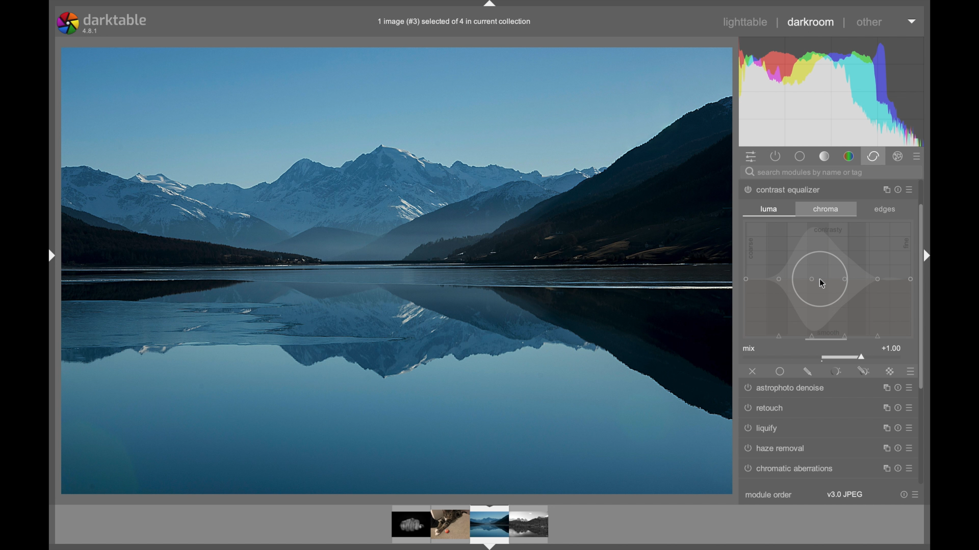  What do you see at coordinates (471, 525) in the screenshot?
I see `photo preview` at bounding box center [471, 525].